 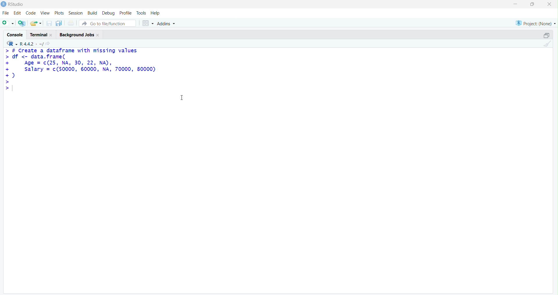 I want to click on , so click(x=107, y=22).